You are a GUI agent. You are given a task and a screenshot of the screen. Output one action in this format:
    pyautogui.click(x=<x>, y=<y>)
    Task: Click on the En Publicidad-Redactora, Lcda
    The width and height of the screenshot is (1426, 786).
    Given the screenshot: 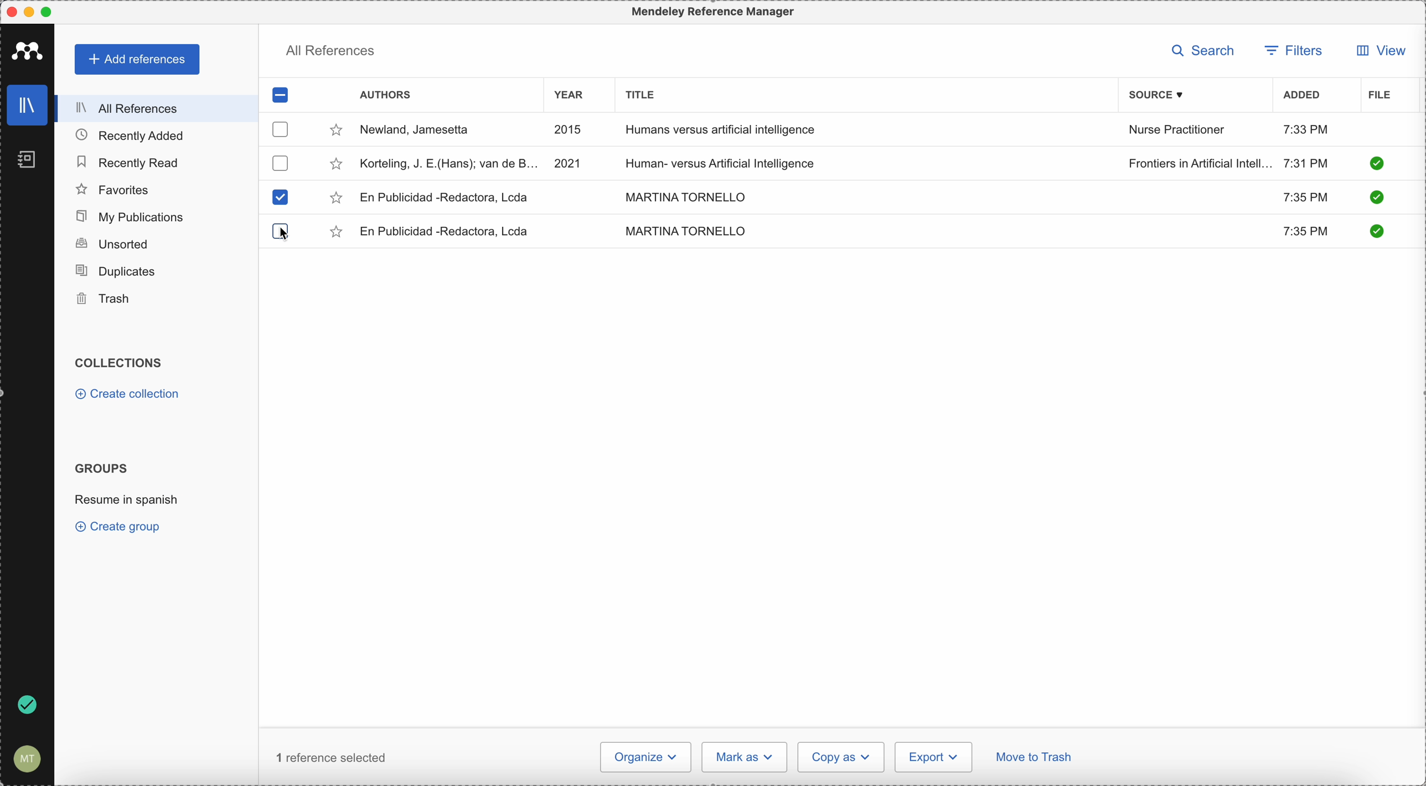 What is the action you would take?
    pyautogui.click(x=448, y=231)
    